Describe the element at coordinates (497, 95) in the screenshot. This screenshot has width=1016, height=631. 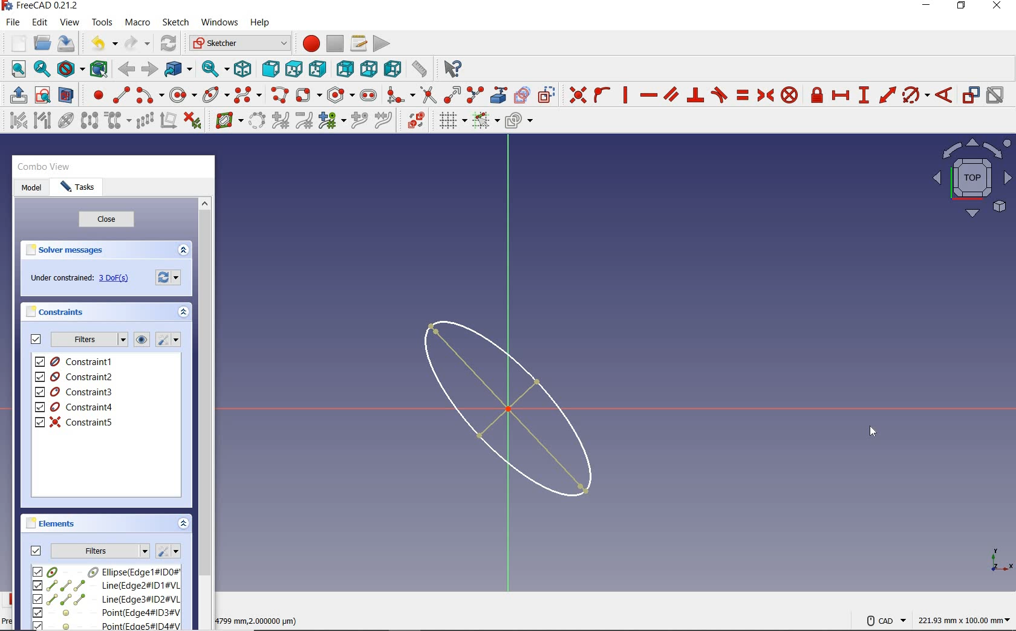
I see `create external geometry` at that location.